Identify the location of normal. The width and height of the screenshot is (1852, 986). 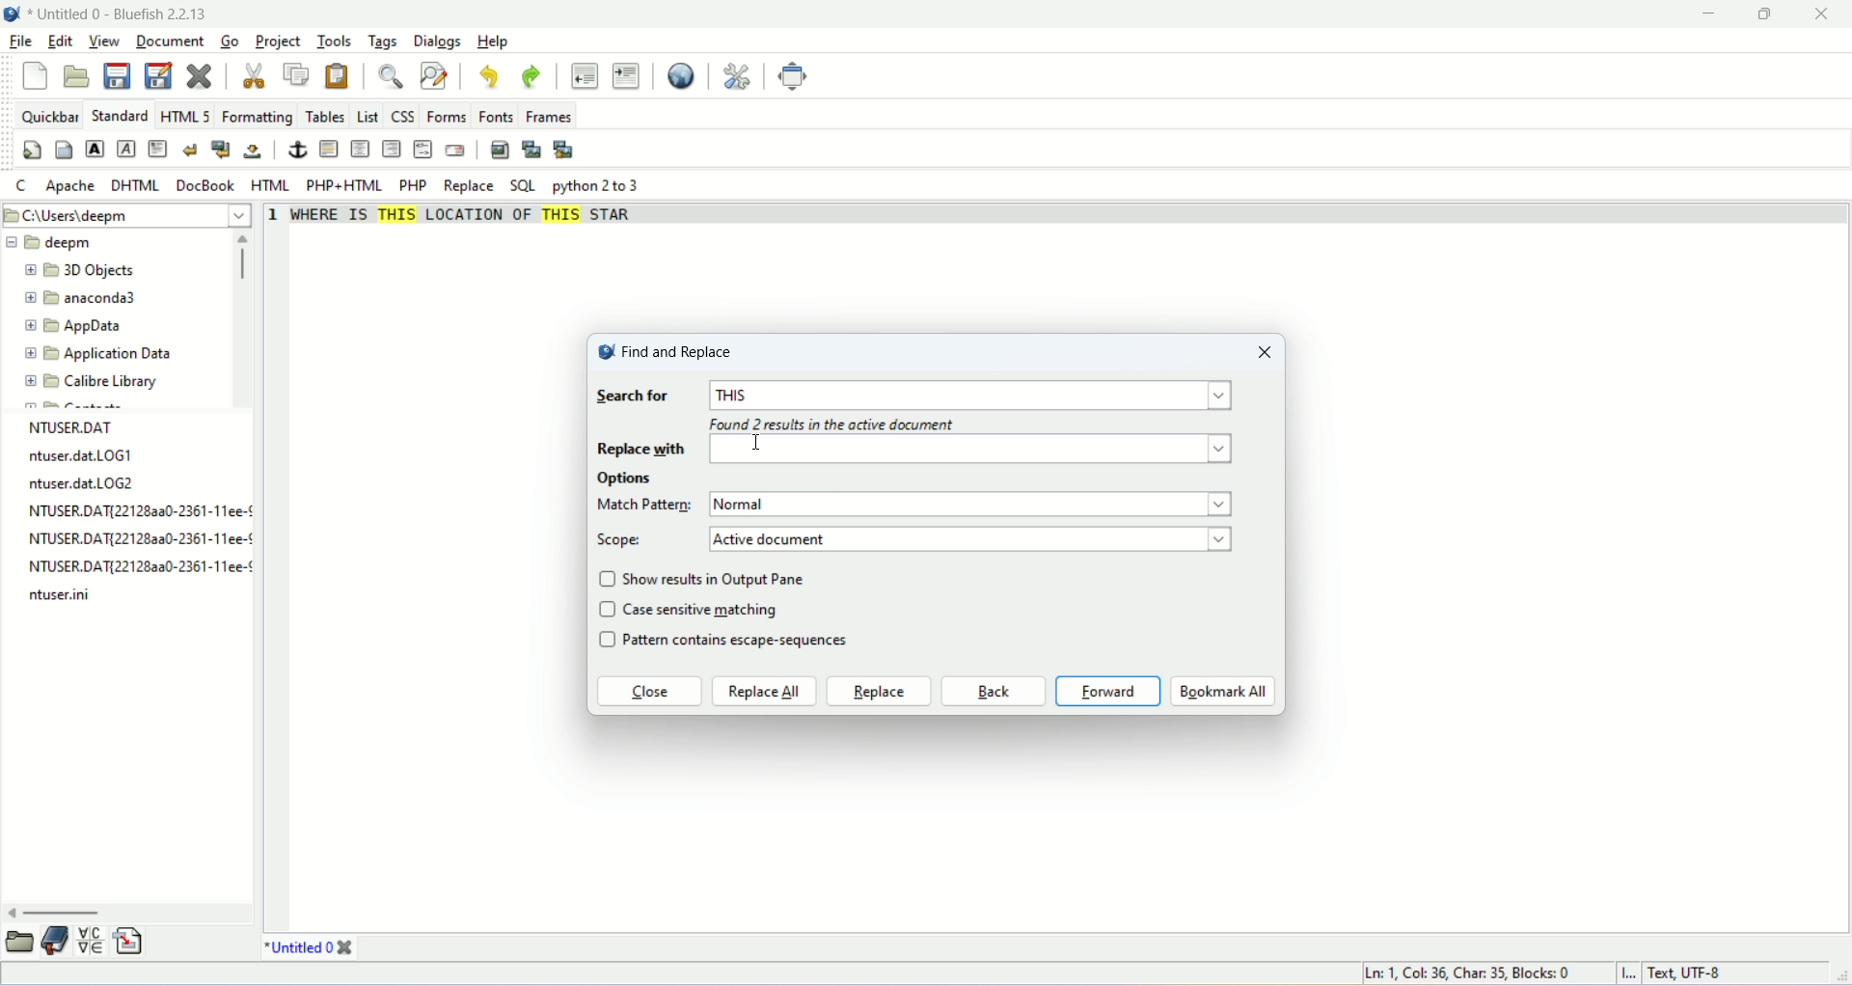
(976, 505).